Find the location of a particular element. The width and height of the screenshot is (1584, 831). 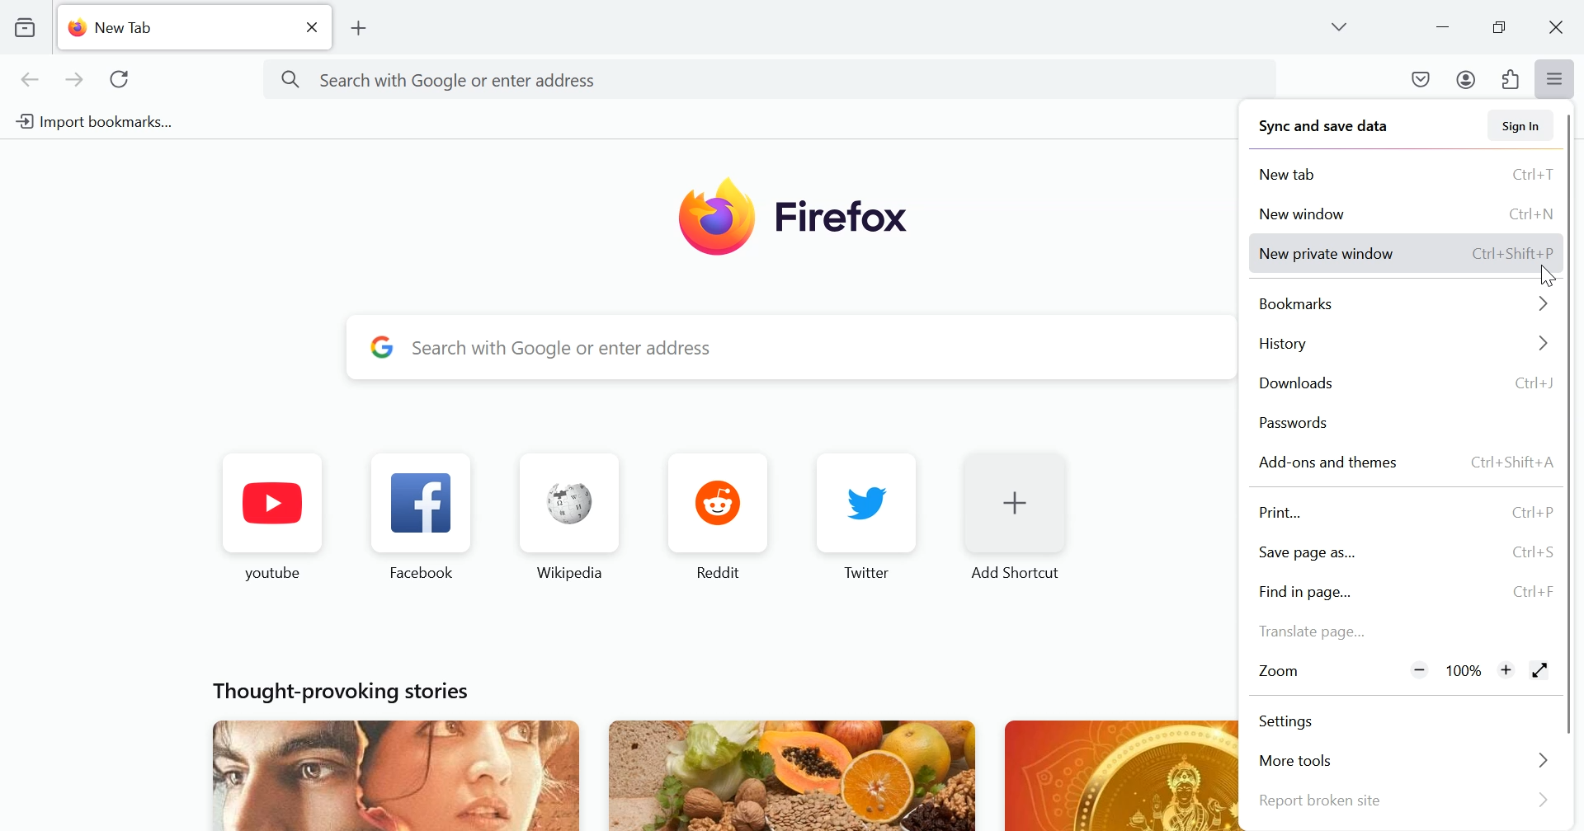

Search with Google or enter address is located at coordinates (776, 79).